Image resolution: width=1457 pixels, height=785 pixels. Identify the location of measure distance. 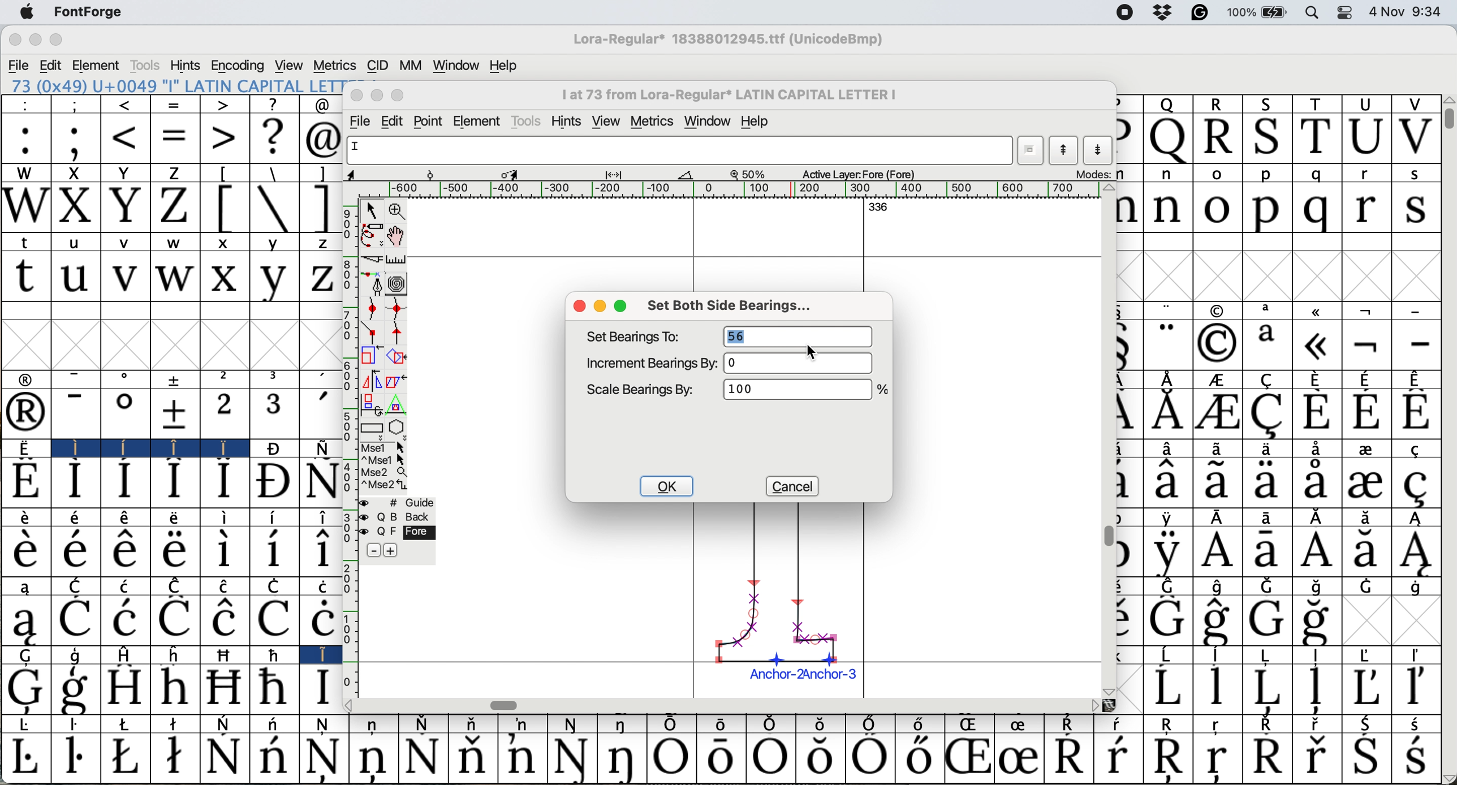
(397, 258).